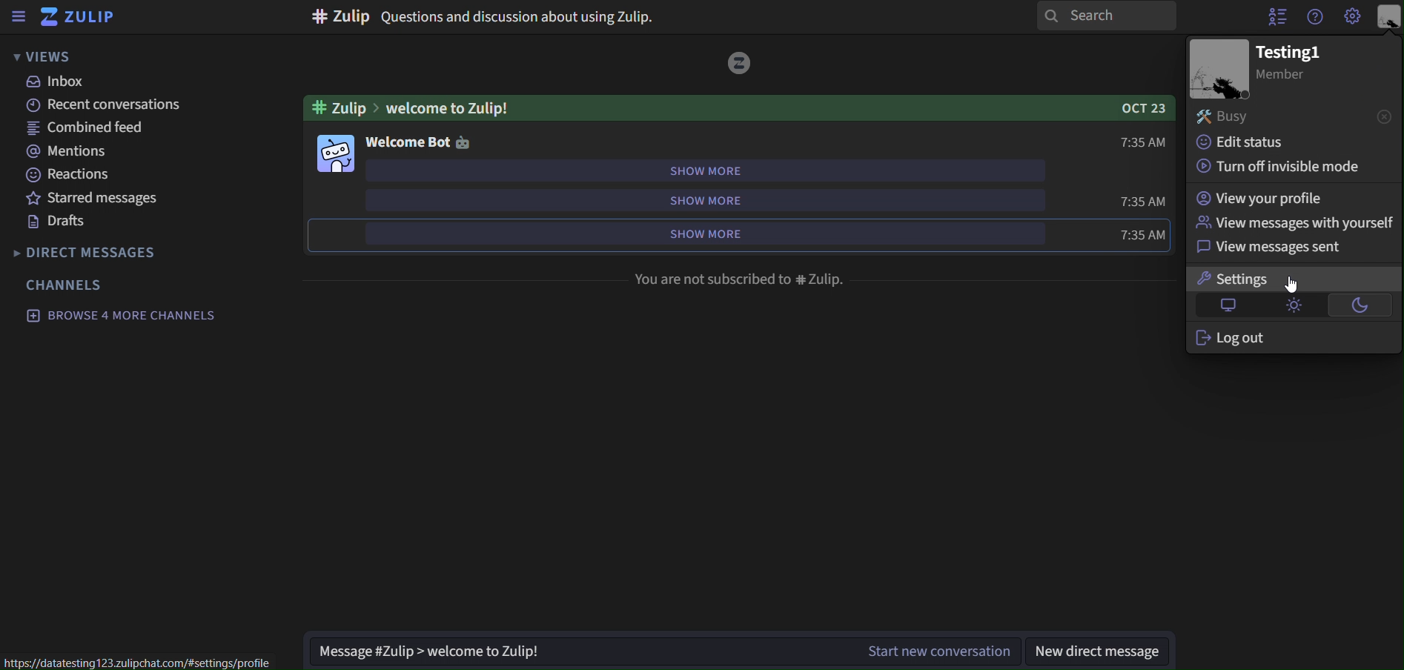 The image size is (1404, 670). I want to click on show more, so click(711, 170).